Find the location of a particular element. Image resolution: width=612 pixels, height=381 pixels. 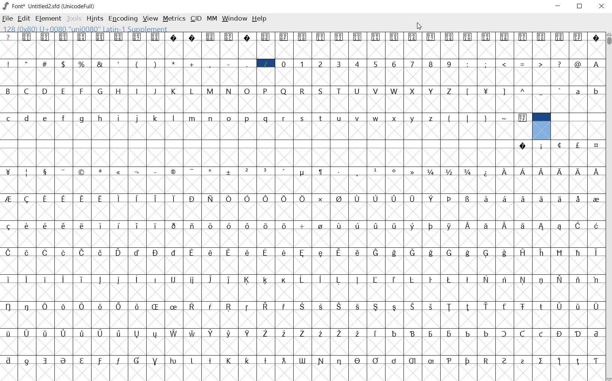

Symbol is located at coordinates (155, 171).